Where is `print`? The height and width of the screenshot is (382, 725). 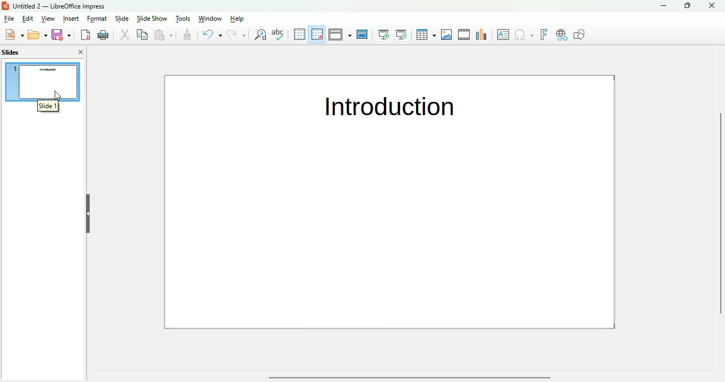 print is located at coordinates (103, 35).